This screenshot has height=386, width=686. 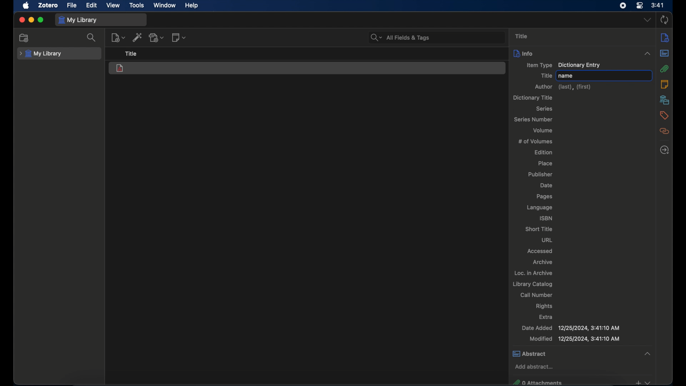 I want to click on 3.41, so click(x=658, y=6).